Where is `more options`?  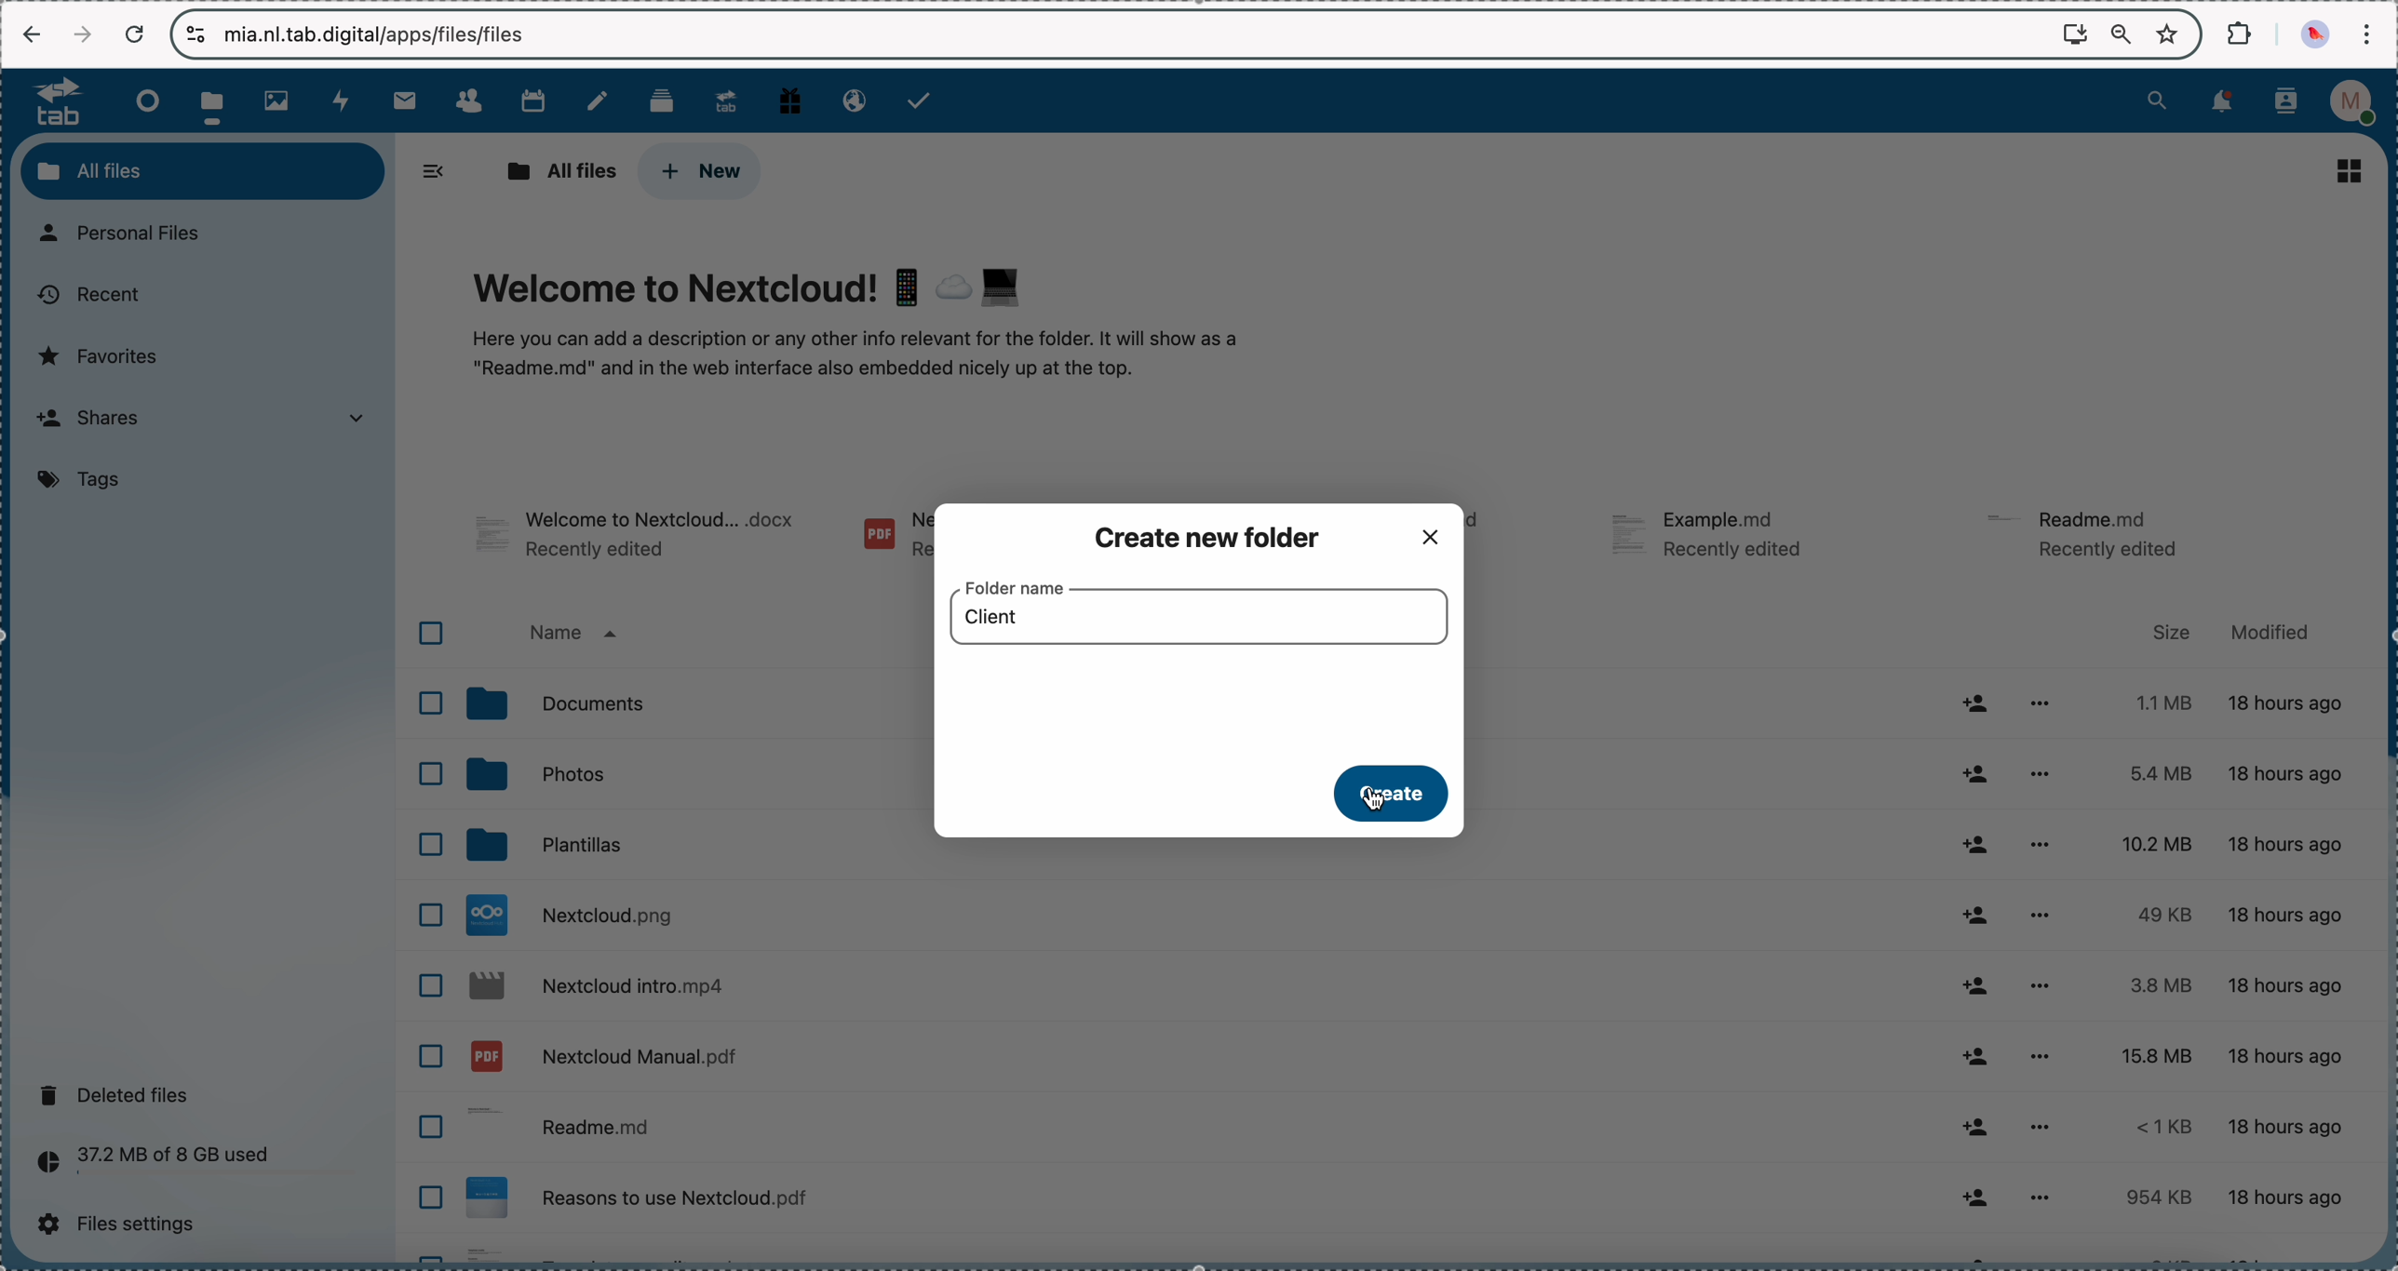 more options is located at coordinates (2036, 1129).